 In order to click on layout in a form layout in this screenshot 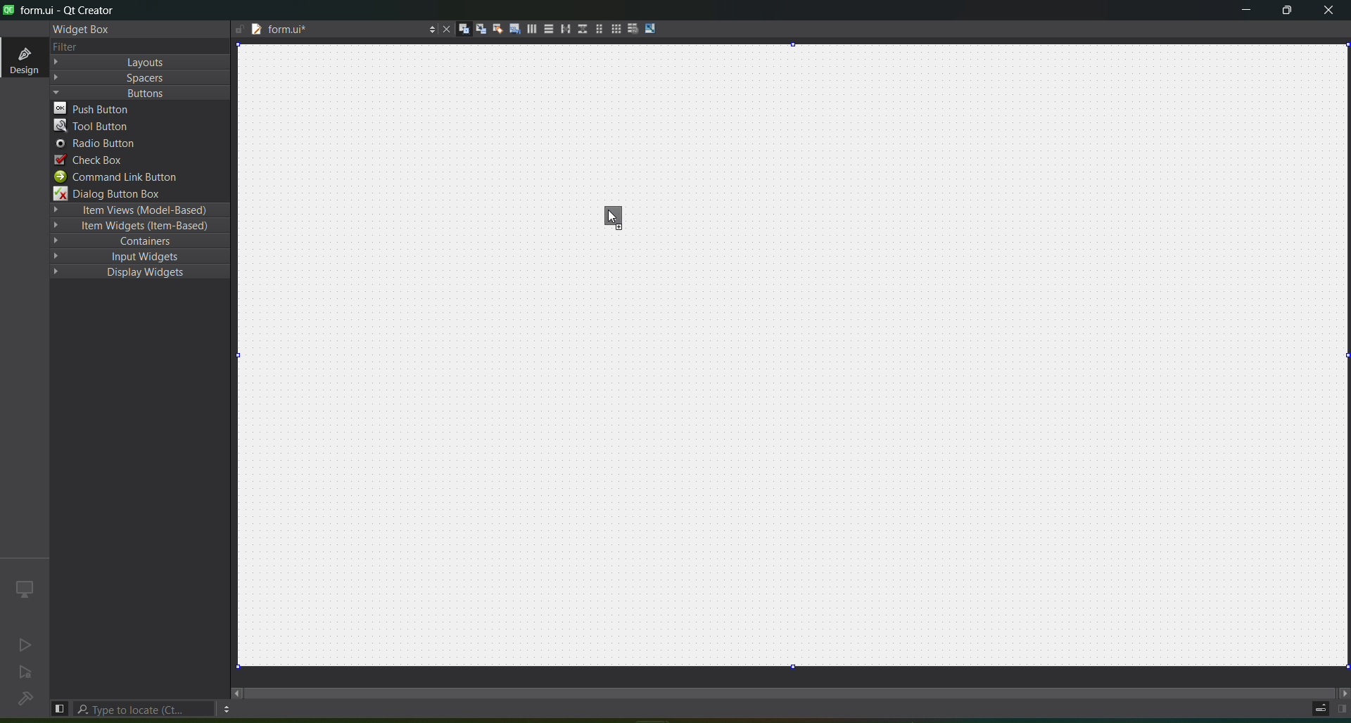, I will do `click(598, 27)`.